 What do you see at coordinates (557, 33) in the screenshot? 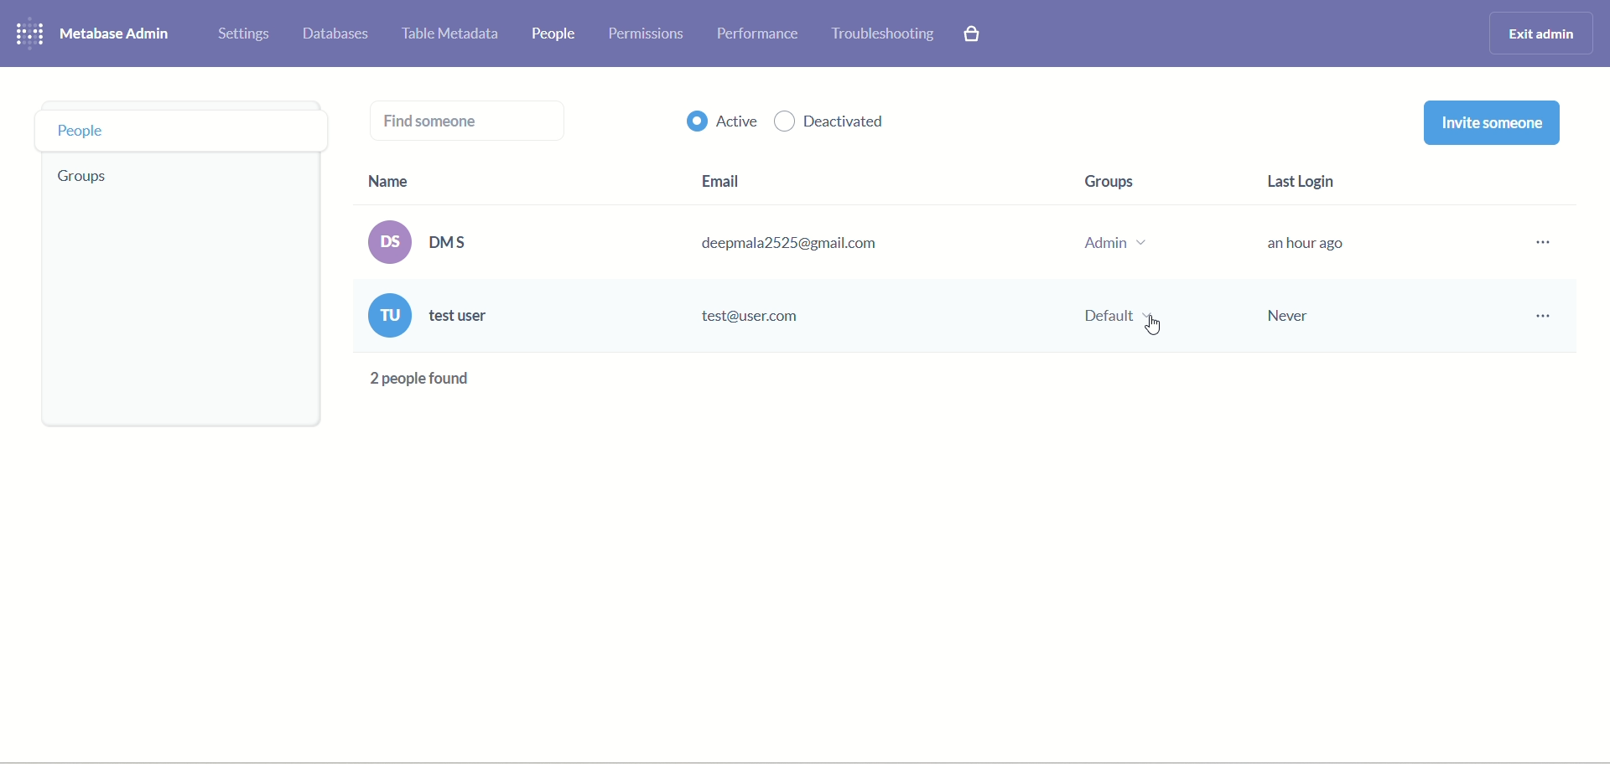
I see `people` at bounding box center [557, 33].